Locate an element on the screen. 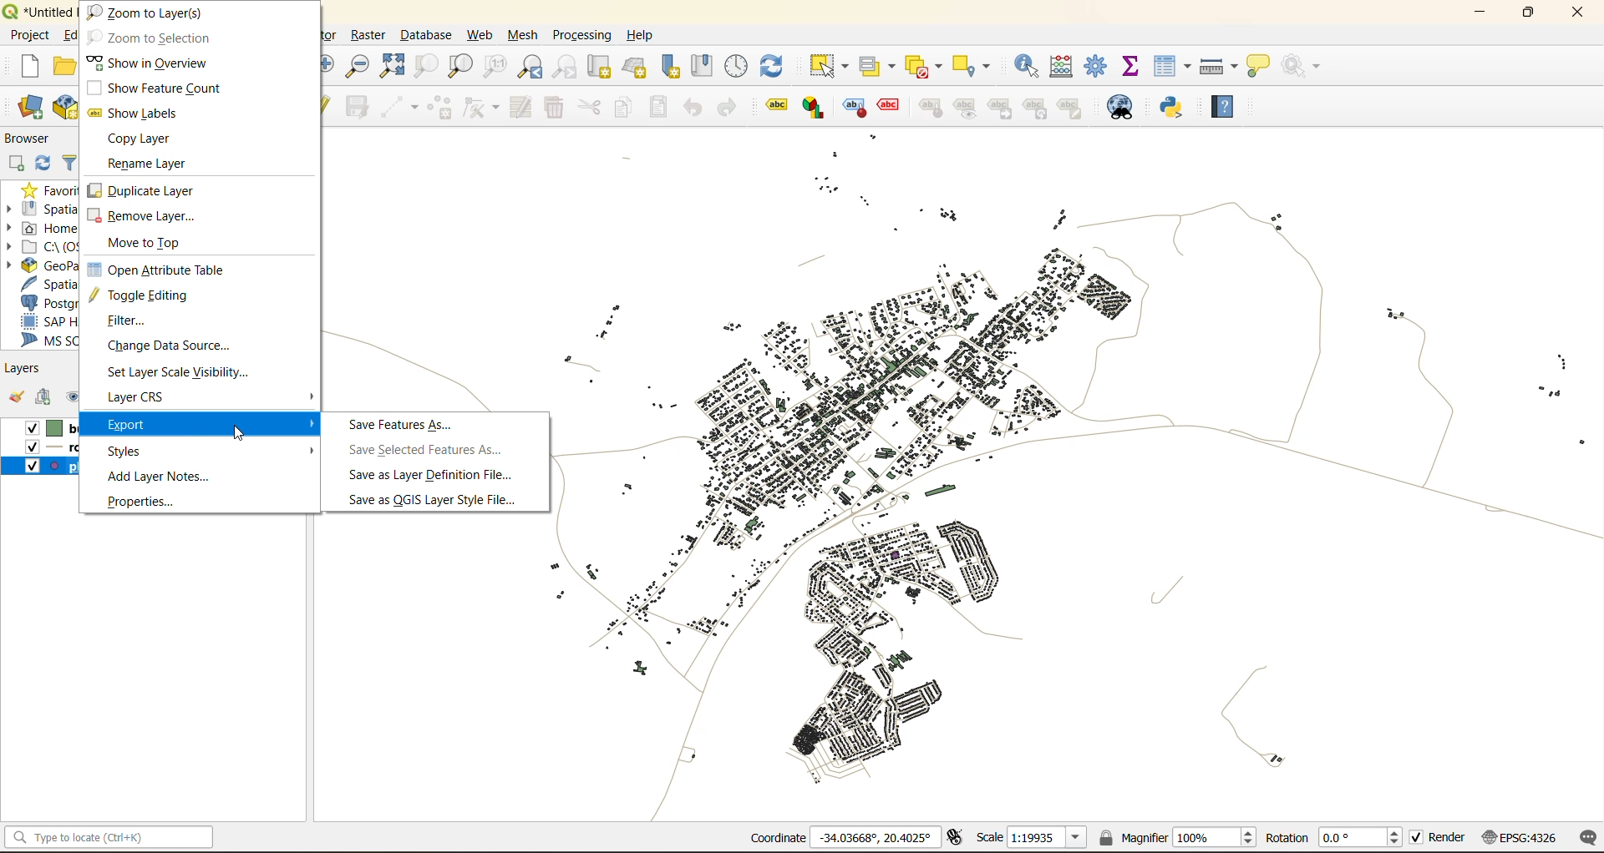 The image size is (1604, 853). metasearch is located at coordinates (1123, 109).